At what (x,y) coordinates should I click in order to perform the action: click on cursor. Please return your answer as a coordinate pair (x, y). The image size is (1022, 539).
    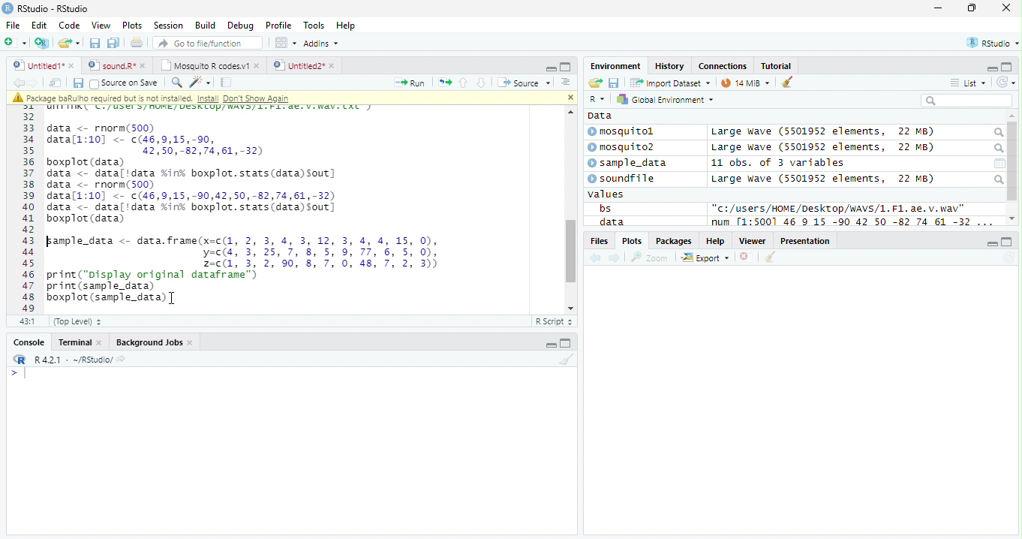
    Looking at the image, I should click on (173, 299).